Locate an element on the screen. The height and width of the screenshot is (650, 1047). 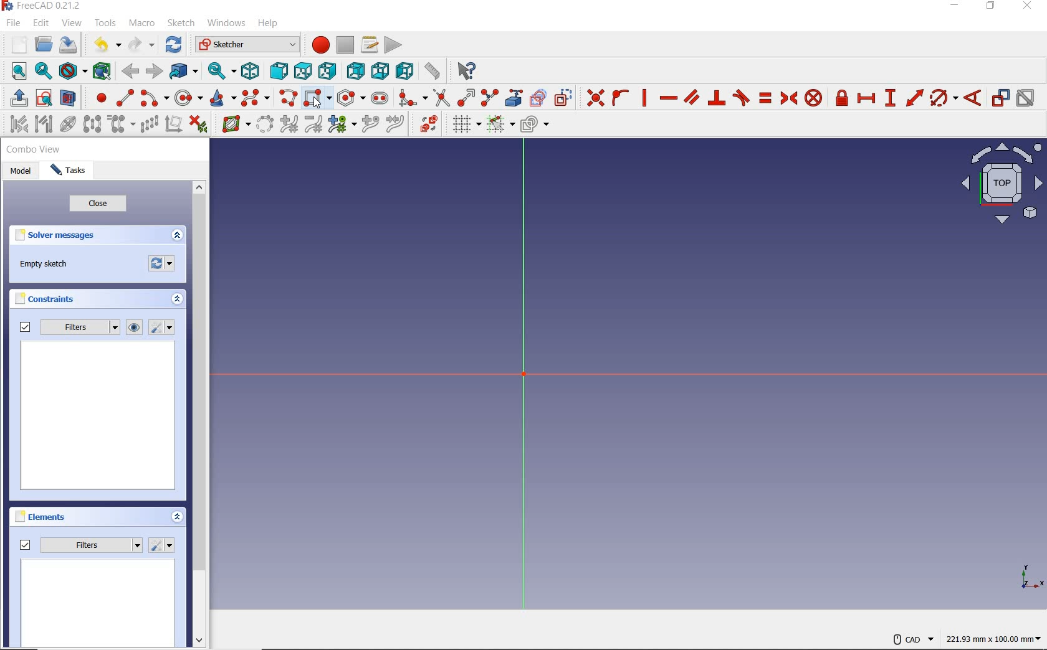
dimension is located at coordinates (995, 638).